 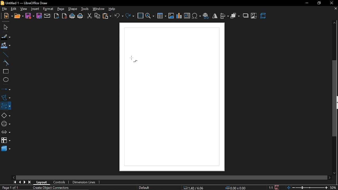 What do you see at coordinates (3, 9) in the screenshot?
I see `file` at bounding box center [3, 9].